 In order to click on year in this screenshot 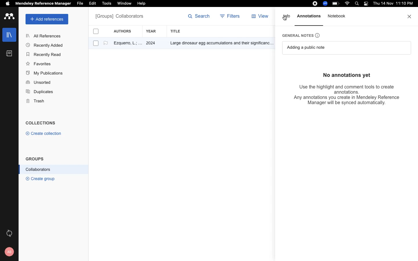, I will do `click(154, 31)`.